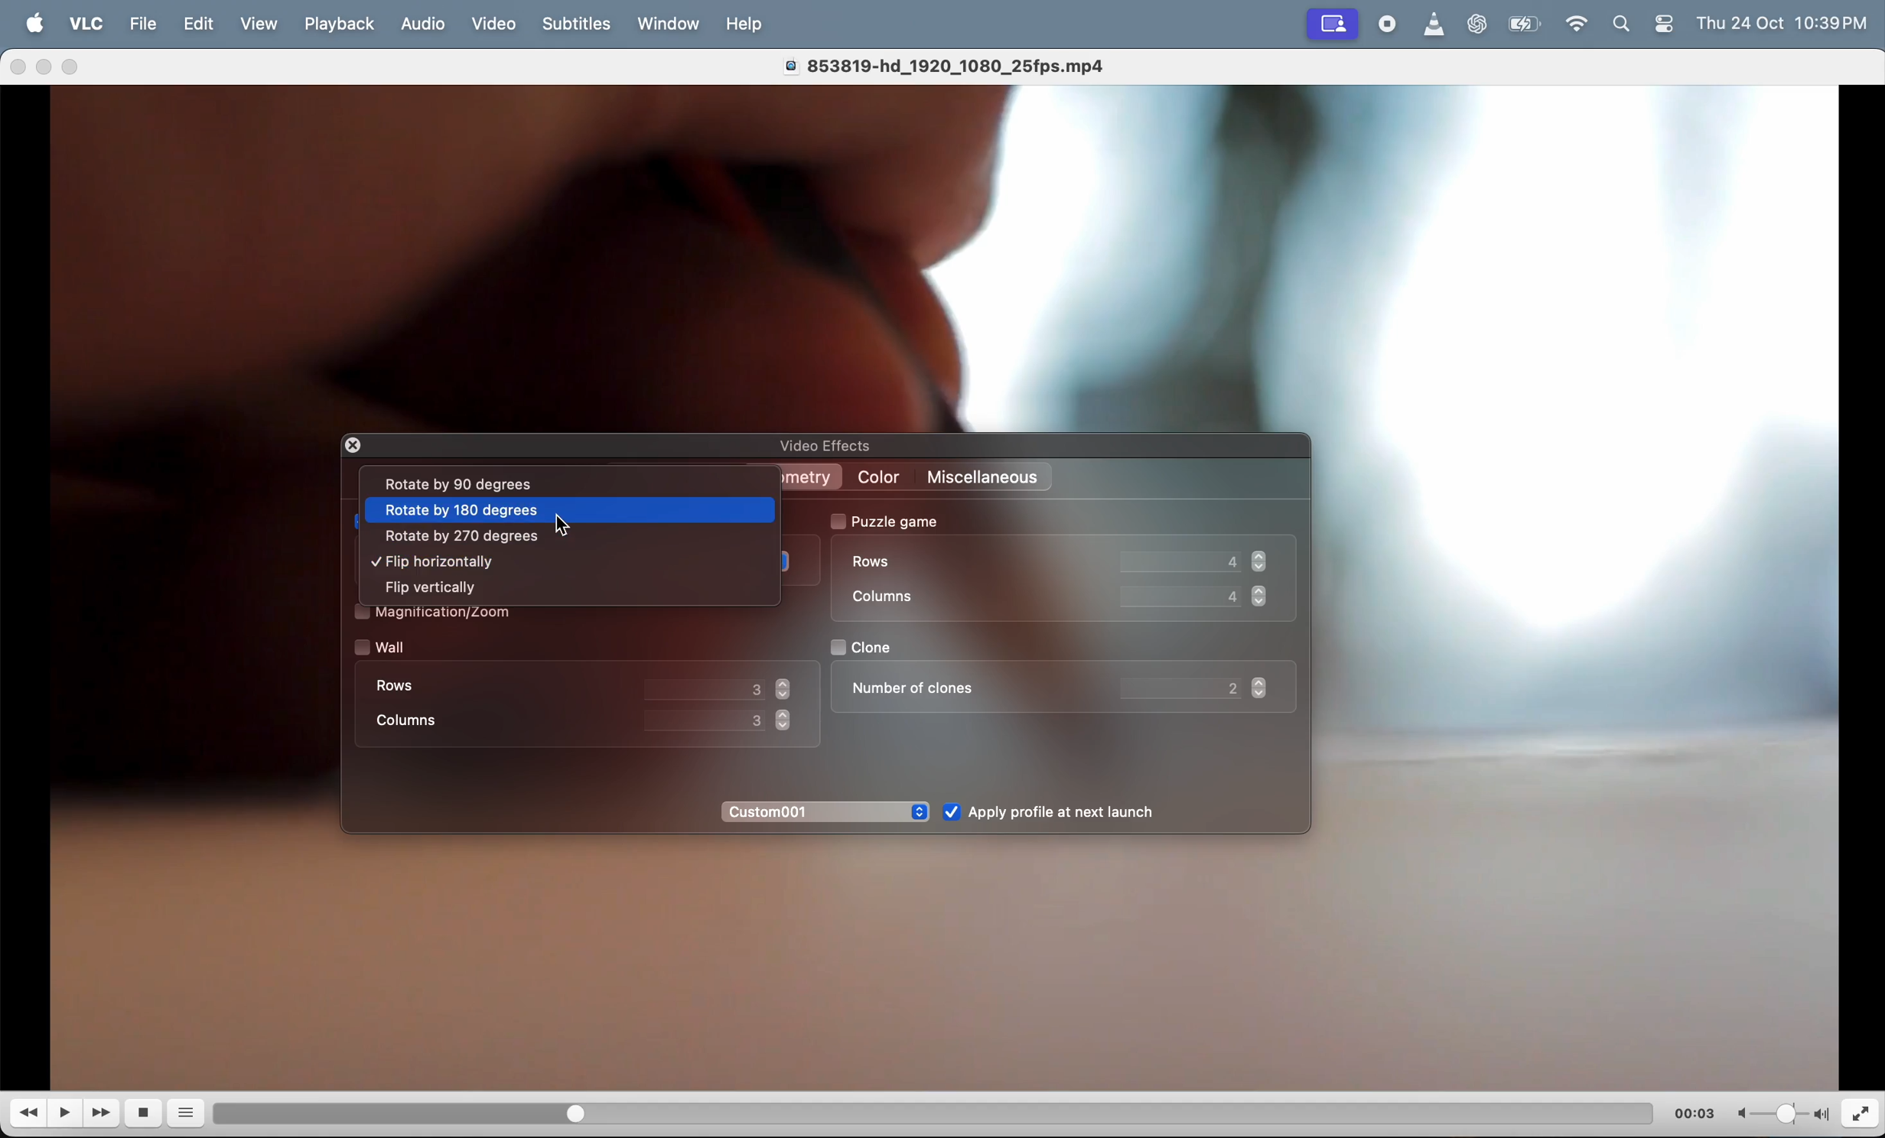 The image size is (1885, 1138). I want to click on rows, so click(874, 561).